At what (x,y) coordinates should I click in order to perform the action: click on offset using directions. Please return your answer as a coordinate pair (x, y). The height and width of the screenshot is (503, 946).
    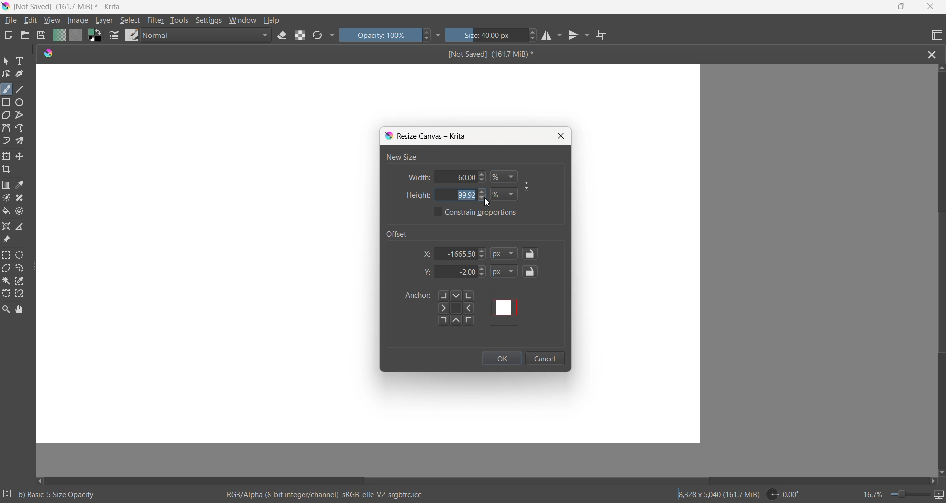
    Looking at the image, I should click on (460, 308).